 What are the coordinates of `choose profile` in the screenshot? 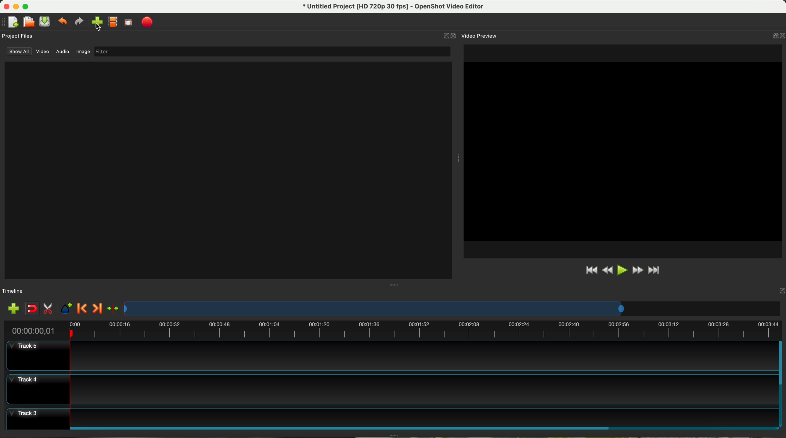 It's located at (113, 22).